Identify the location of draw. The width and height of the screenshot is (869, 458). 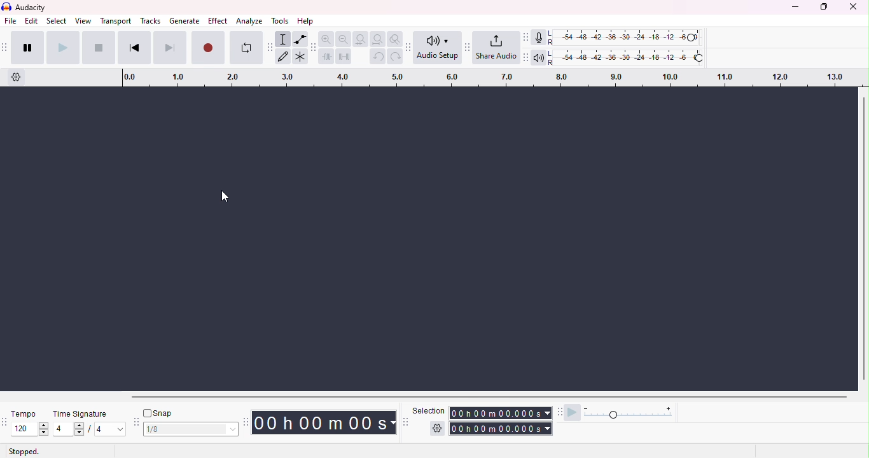
(284, 56).